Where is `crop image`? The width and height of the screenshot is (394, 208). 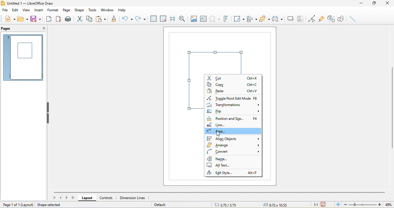
crop image is located at coordinates (301, 19).